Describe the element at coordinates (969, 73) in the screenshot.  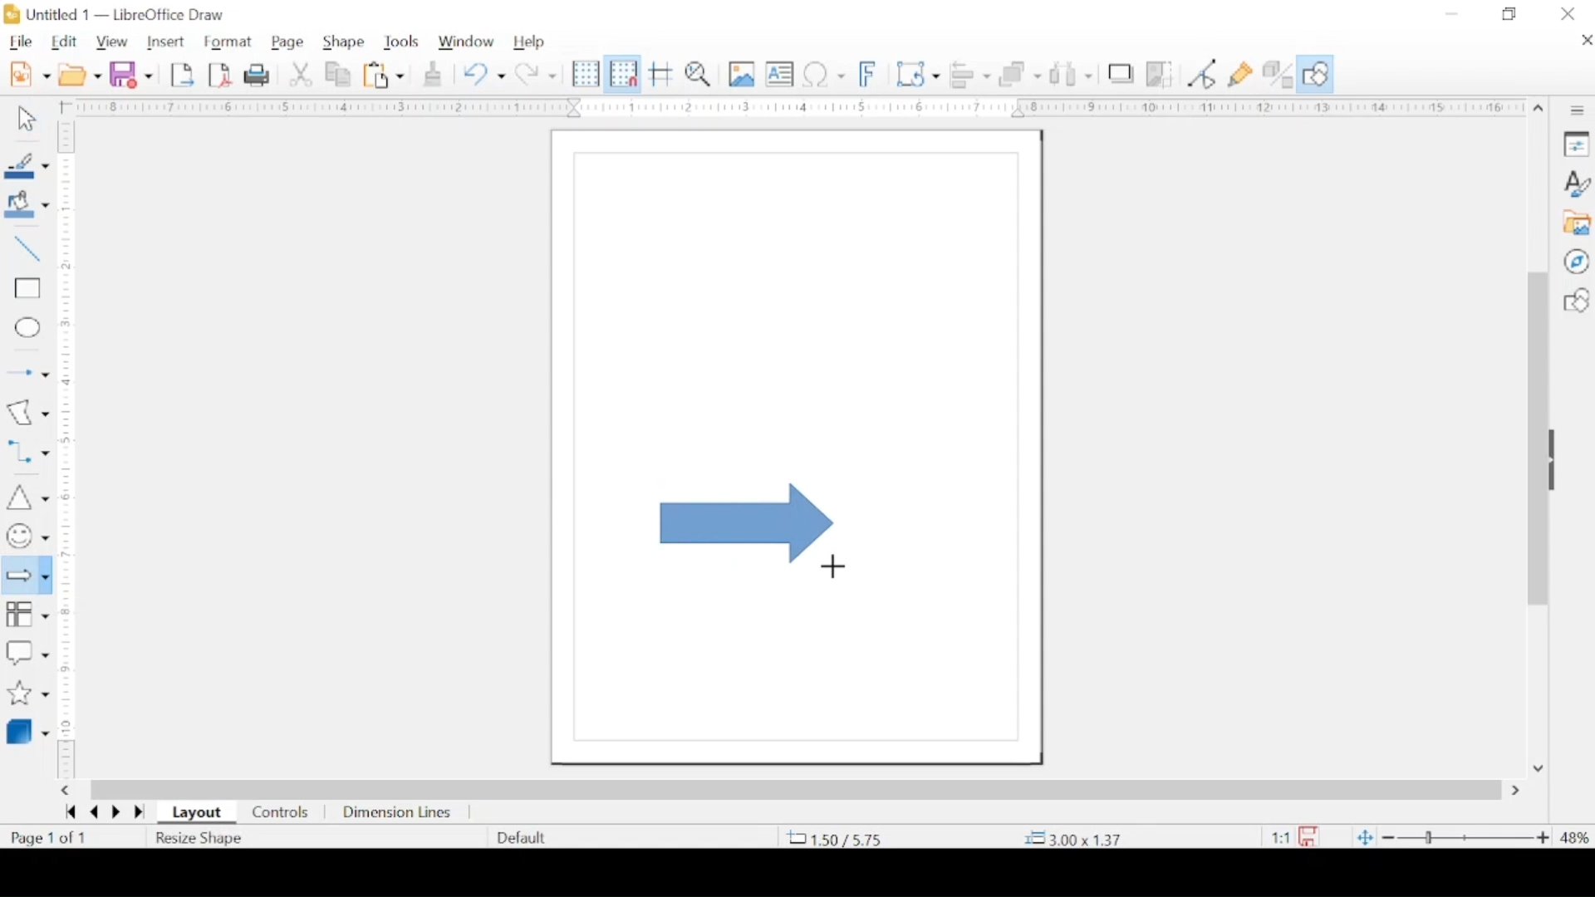
I see `align` at that location.